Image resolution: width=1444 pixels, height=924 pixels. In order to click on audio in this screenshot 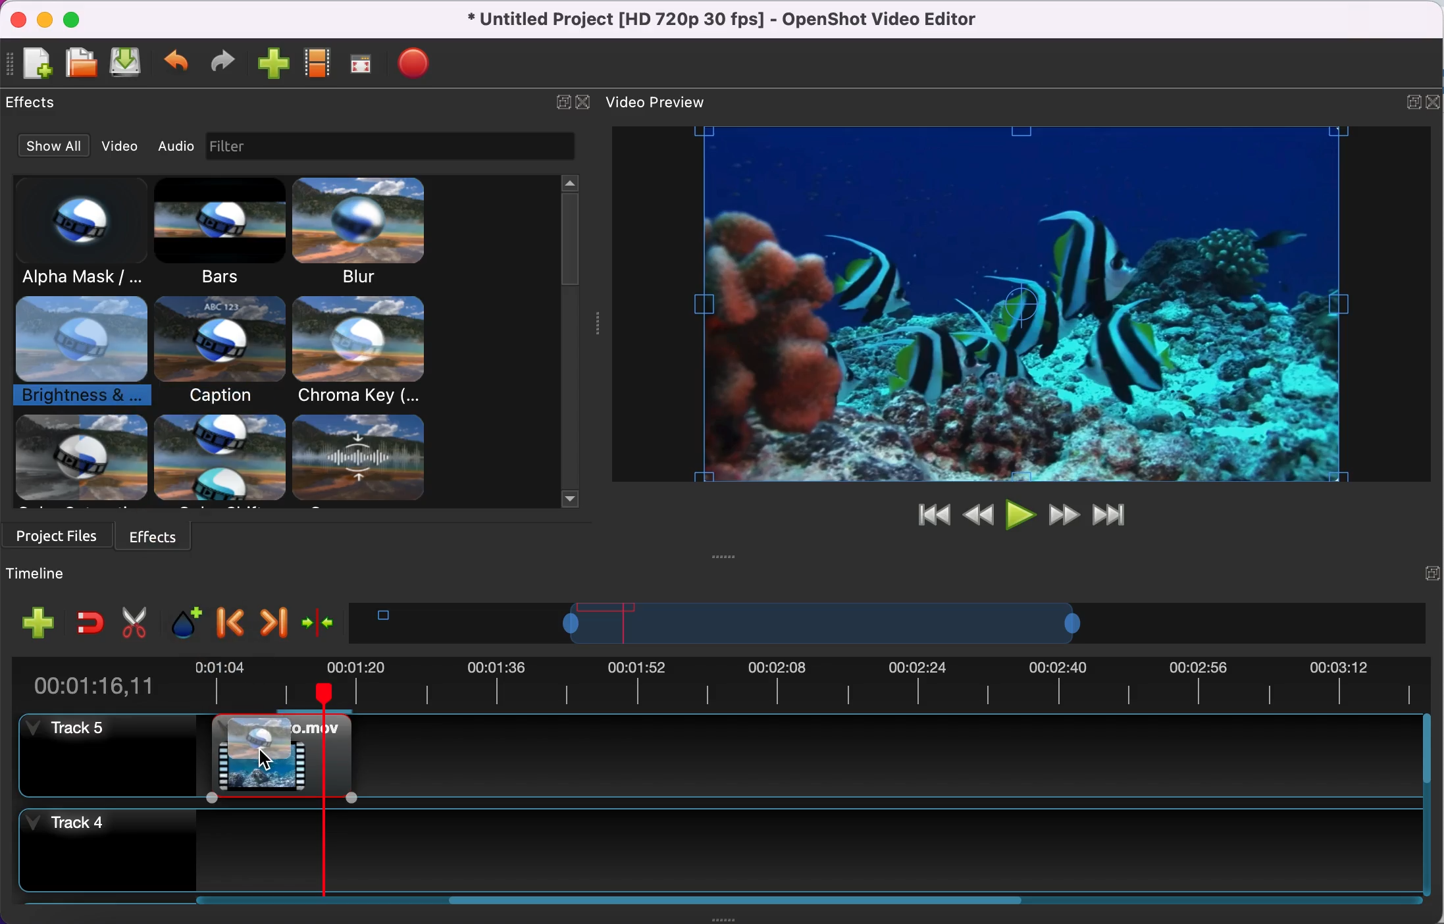, I will do `click(175, 148)`.